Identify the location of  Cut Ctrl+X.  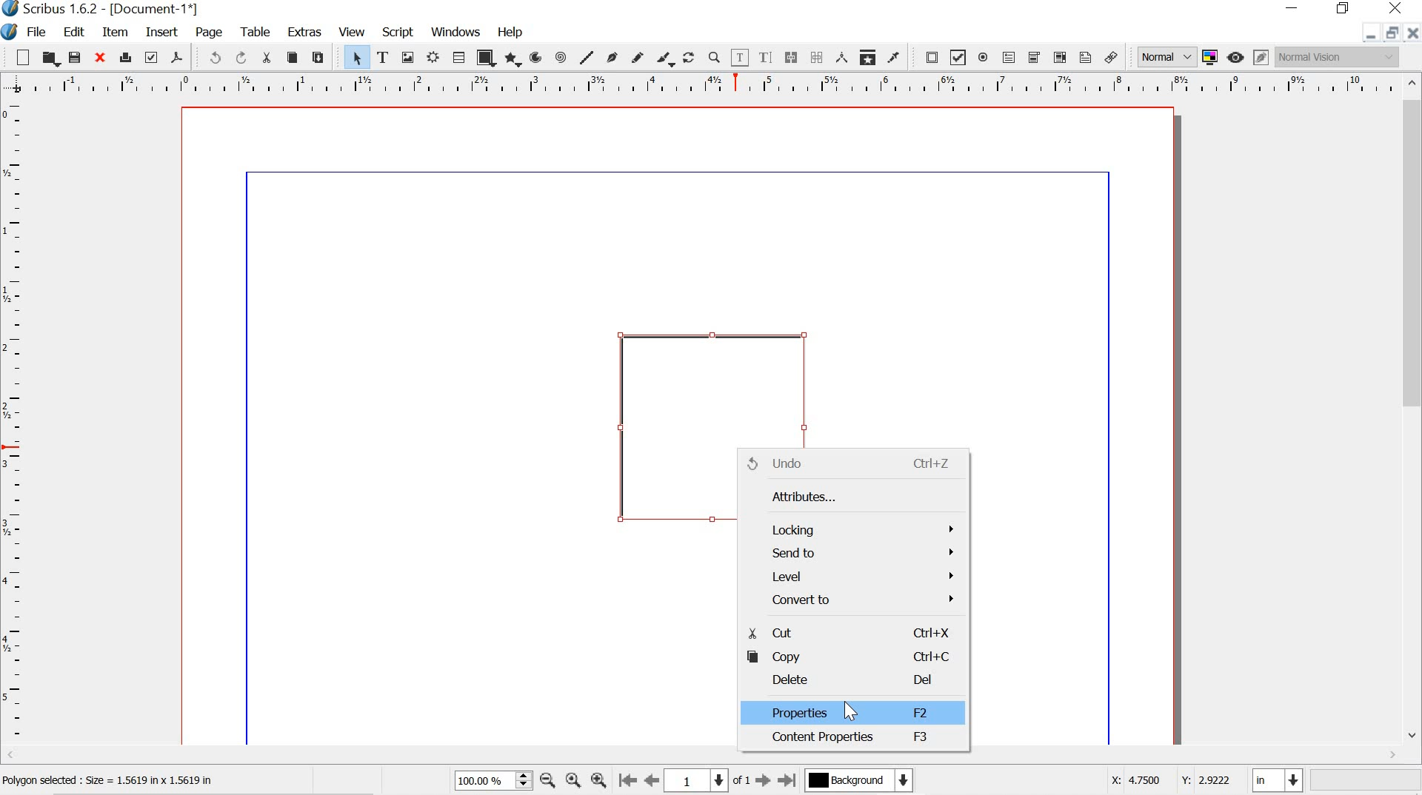
(847, 630).